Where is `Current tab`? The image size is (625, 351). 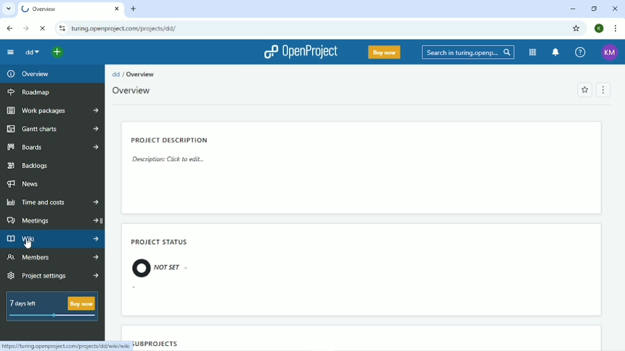
Current tab is located at coordinates (70, 9).